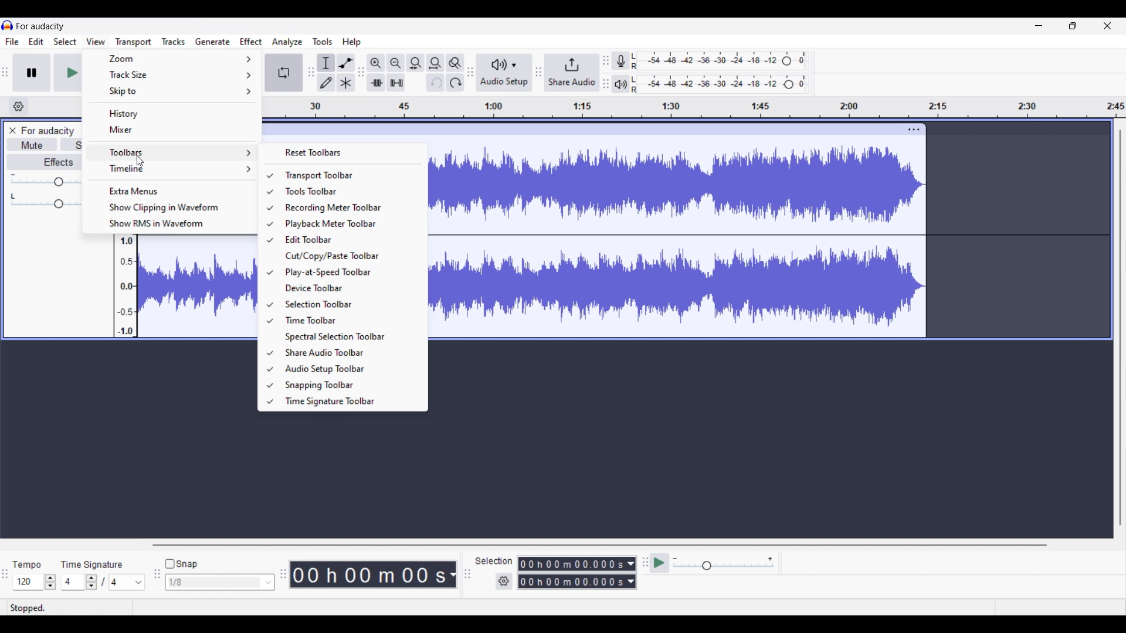  What do you see at coordinates (270, 289) in the screenshot?
I see `Check indicates toolbar is included` at bounding box center [270, 289].